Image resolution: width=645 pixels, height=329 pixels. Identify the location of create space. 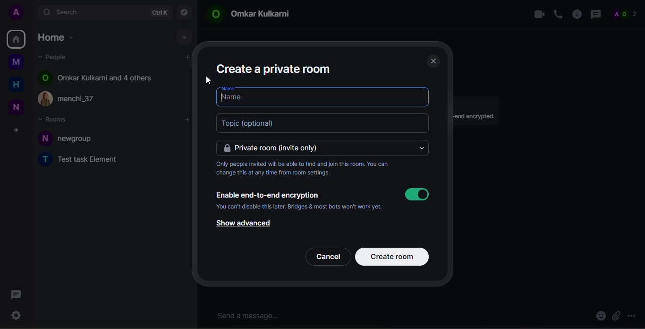
(17, 129).